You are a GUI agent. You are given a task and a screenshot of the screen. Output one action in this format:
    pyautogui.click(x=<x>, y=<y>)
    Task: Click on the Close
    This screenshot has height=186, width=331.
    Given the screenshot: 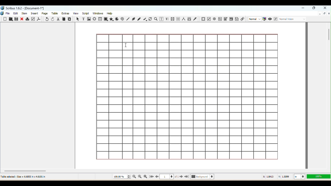 What is the action you would take?
    pyautogui.click(x=22, y=19)
    